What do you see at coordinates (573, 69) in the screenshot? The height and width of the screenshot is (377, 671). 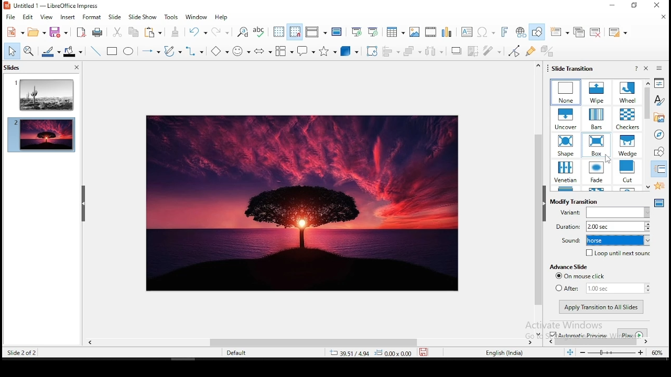 I see `slide transition` at bounding box center [573, 69].